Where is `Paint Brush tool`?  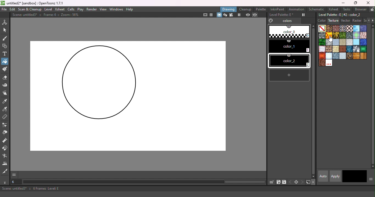 Paint Brush tool is located at coordinates (5, 69).